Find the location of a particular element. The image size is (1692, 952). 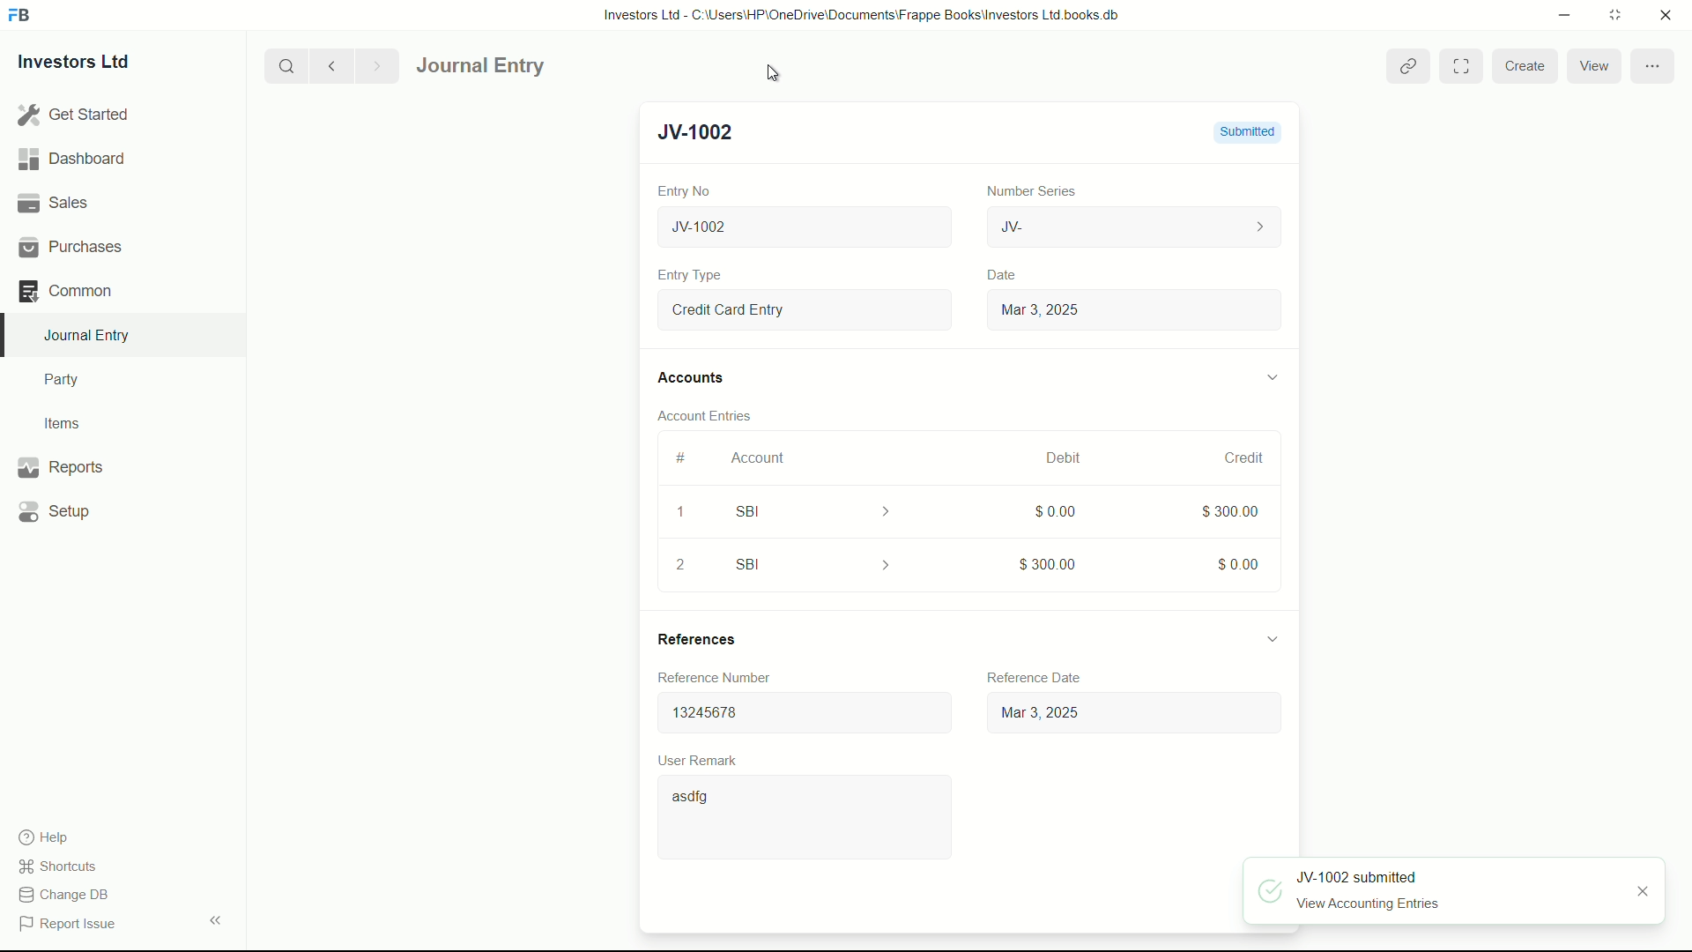

Journal Entry is located at coordinates (531, 66).